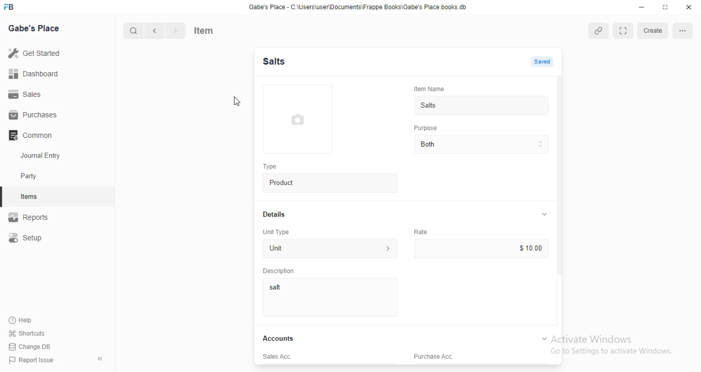 The width and height of the screenshot is (701, 372). What do you see at coordinates (32, 333) in the screenshot?
I see `‘Shortcuts` at bounding box center [32, 333].